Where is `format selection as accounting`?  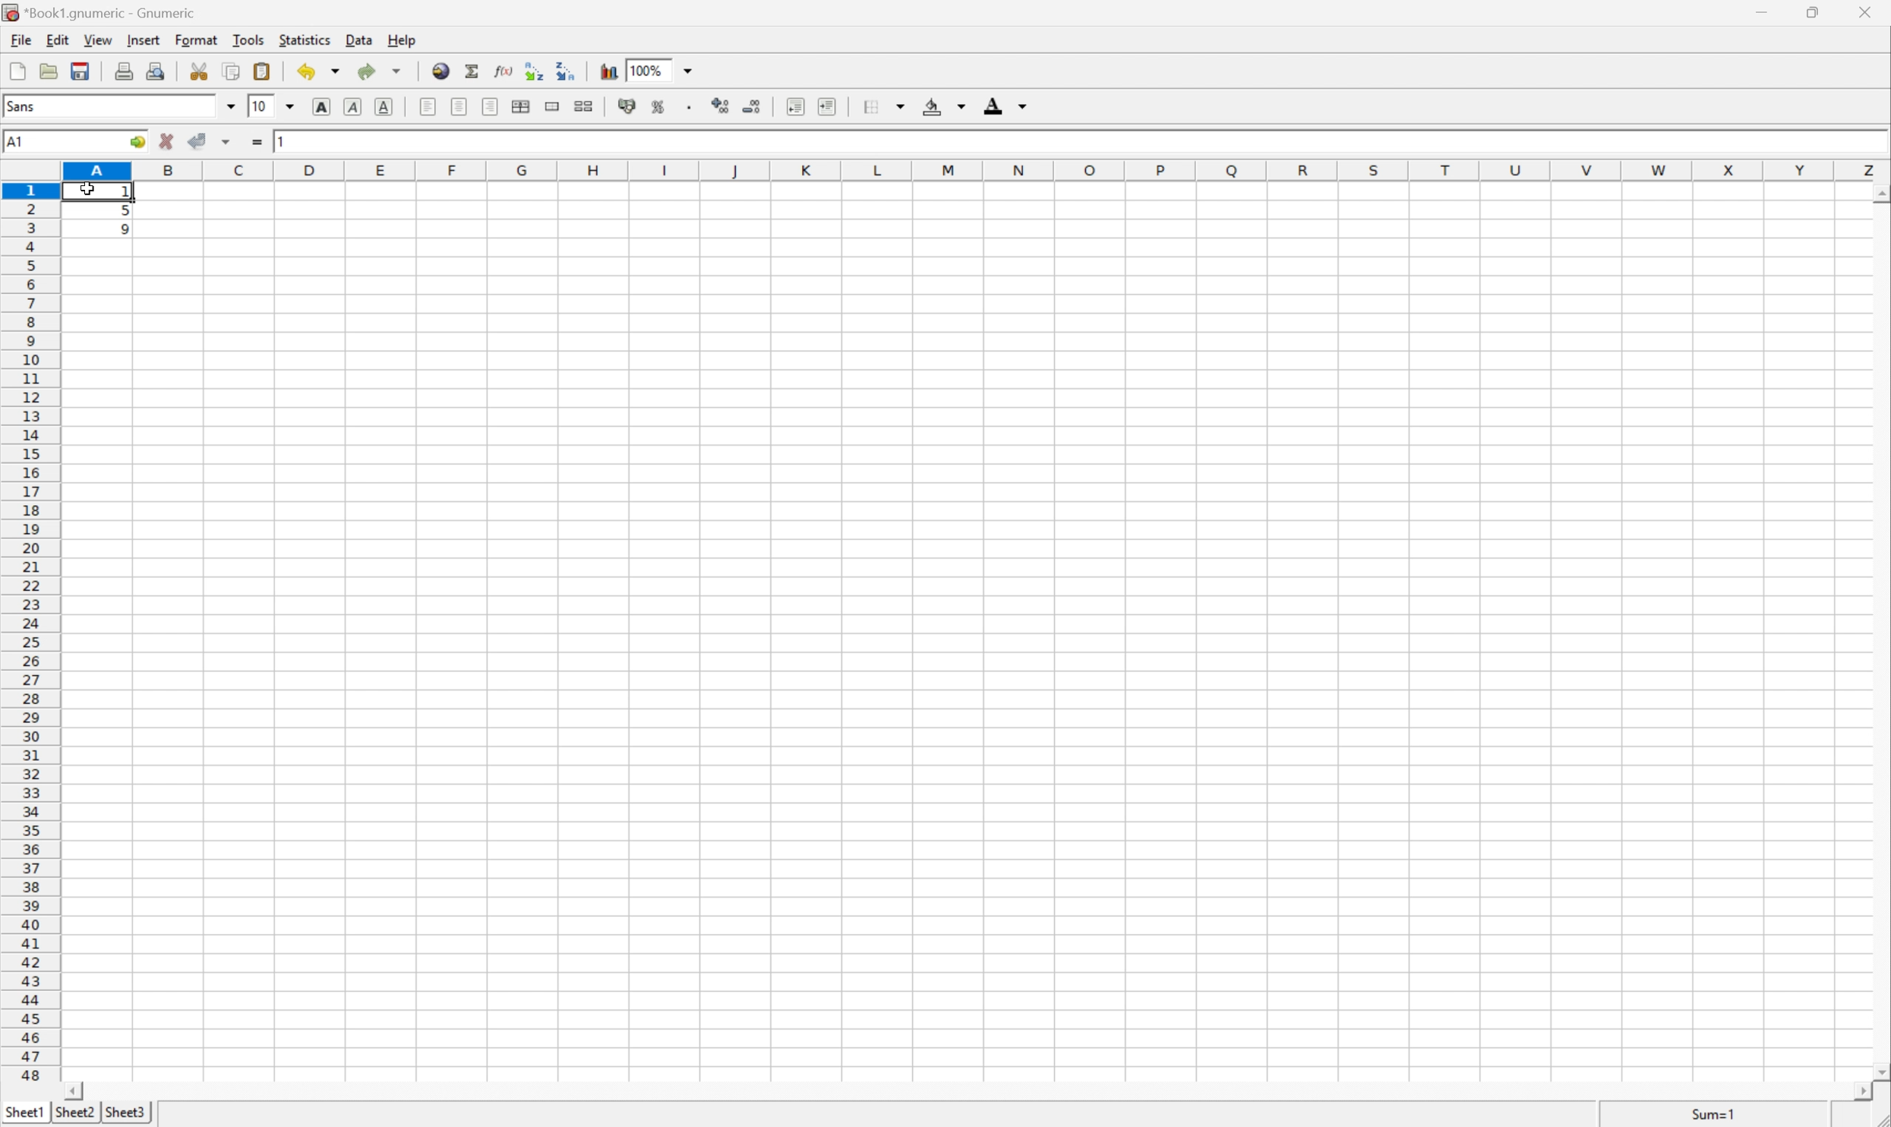
format selection as accounting is located at coordinates (628, 106).